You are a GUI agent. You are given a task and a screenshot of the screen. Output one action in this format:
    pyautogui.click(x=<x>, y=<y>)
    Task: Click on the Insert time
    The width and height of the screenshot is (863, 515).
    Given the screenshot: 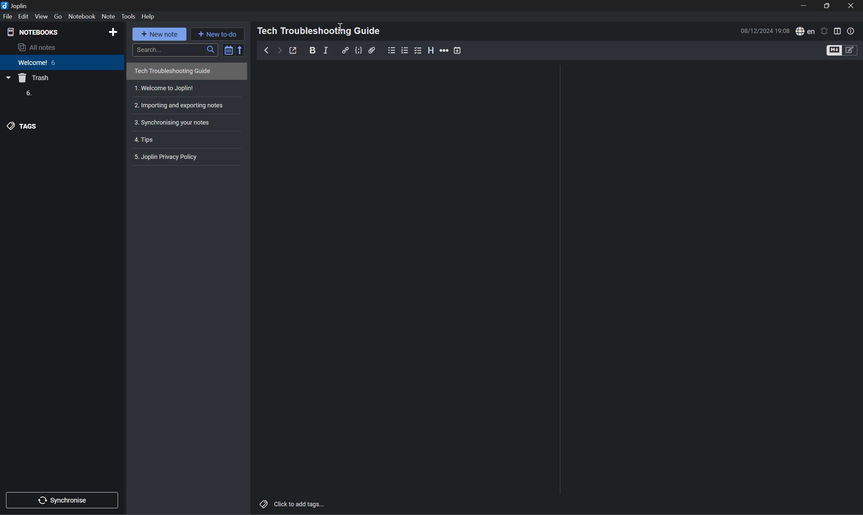 What is the action you would take?
    pyautogui.click(x=456, y=50)
    